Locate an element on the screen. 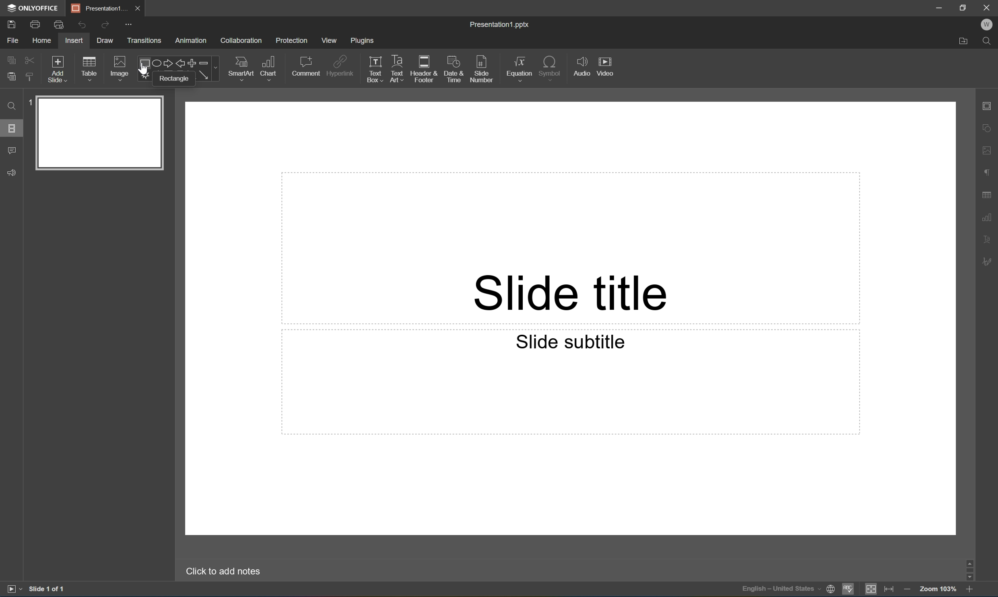  Plugins is located at coordinates (363, 40).